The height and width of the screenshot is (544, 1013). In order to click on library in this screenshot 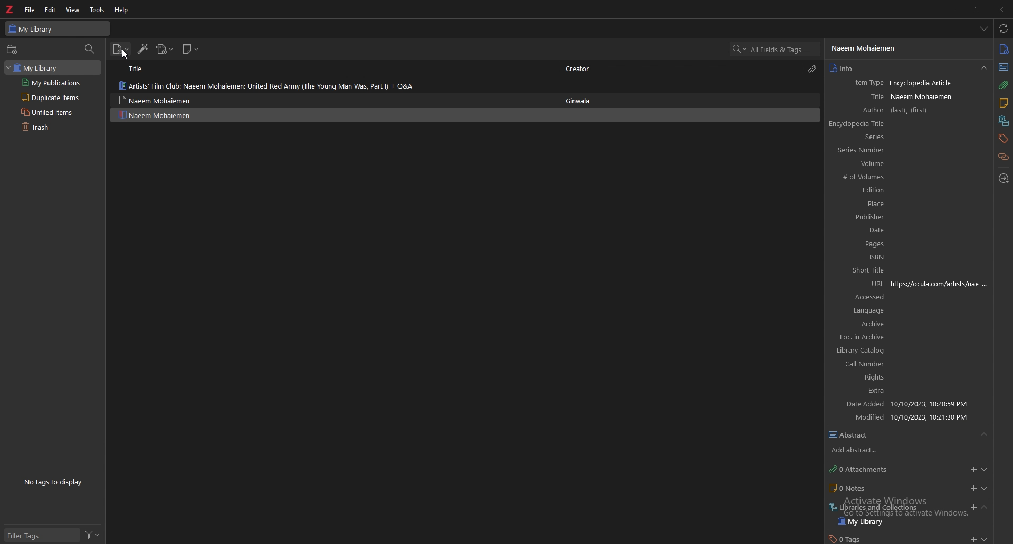, I will do `click(39, 67)`.